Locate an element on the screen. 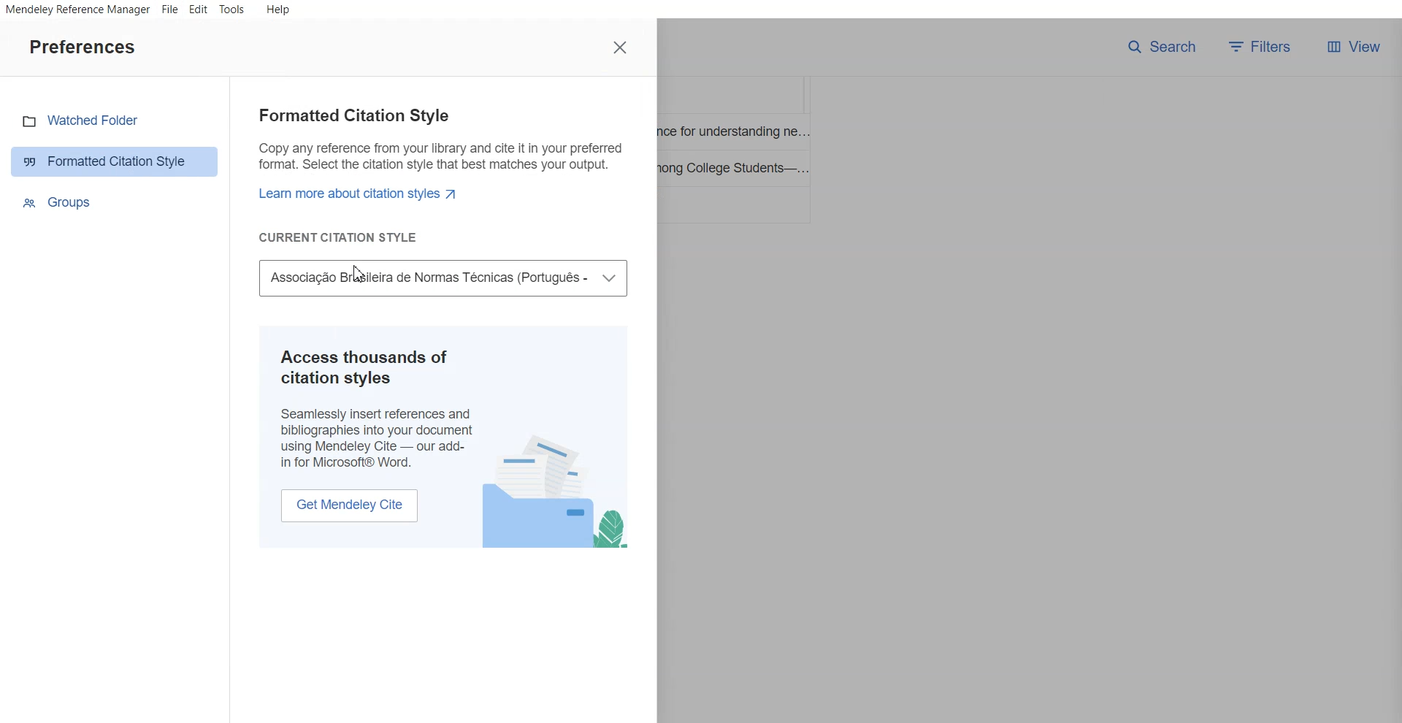 Image resolution: width=1402 pixels, height=723 pixels. Close is located at coordinates (621, 47).